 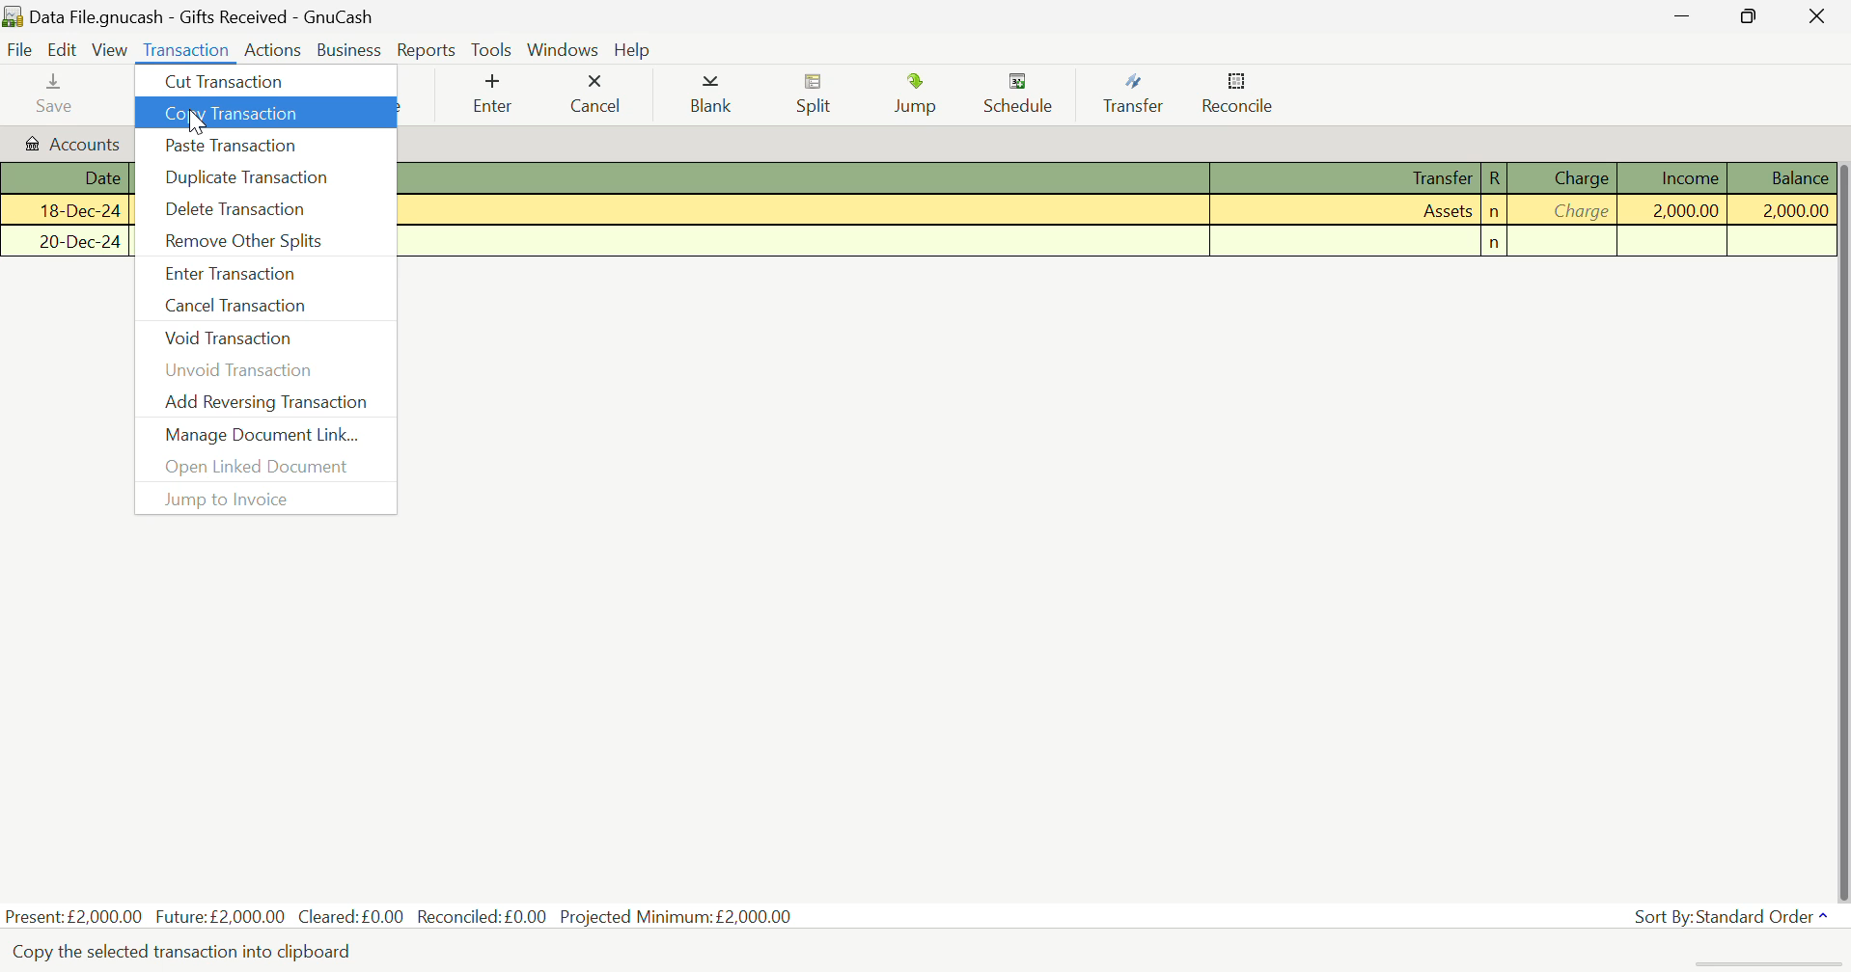 I want to click on Transfer, so click(x=1348, y=179).